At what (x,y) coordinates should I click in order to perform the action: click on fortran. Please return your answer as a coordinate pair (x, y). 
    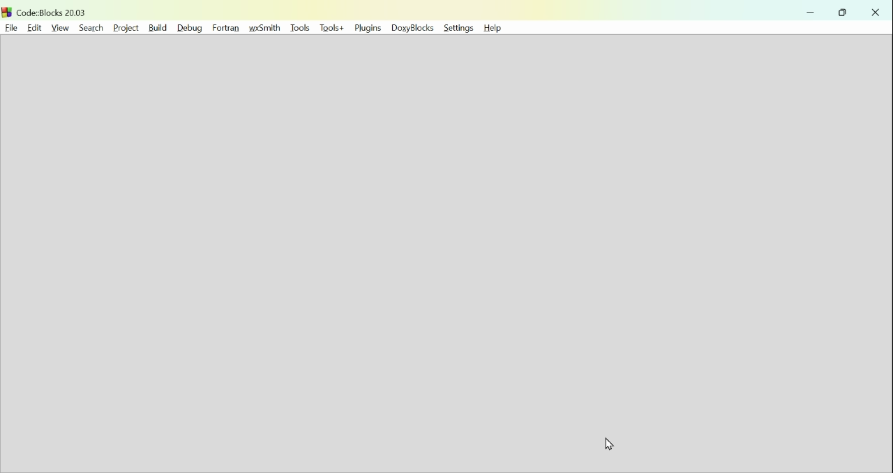
    Looking at the image, I should click on (225, 27).